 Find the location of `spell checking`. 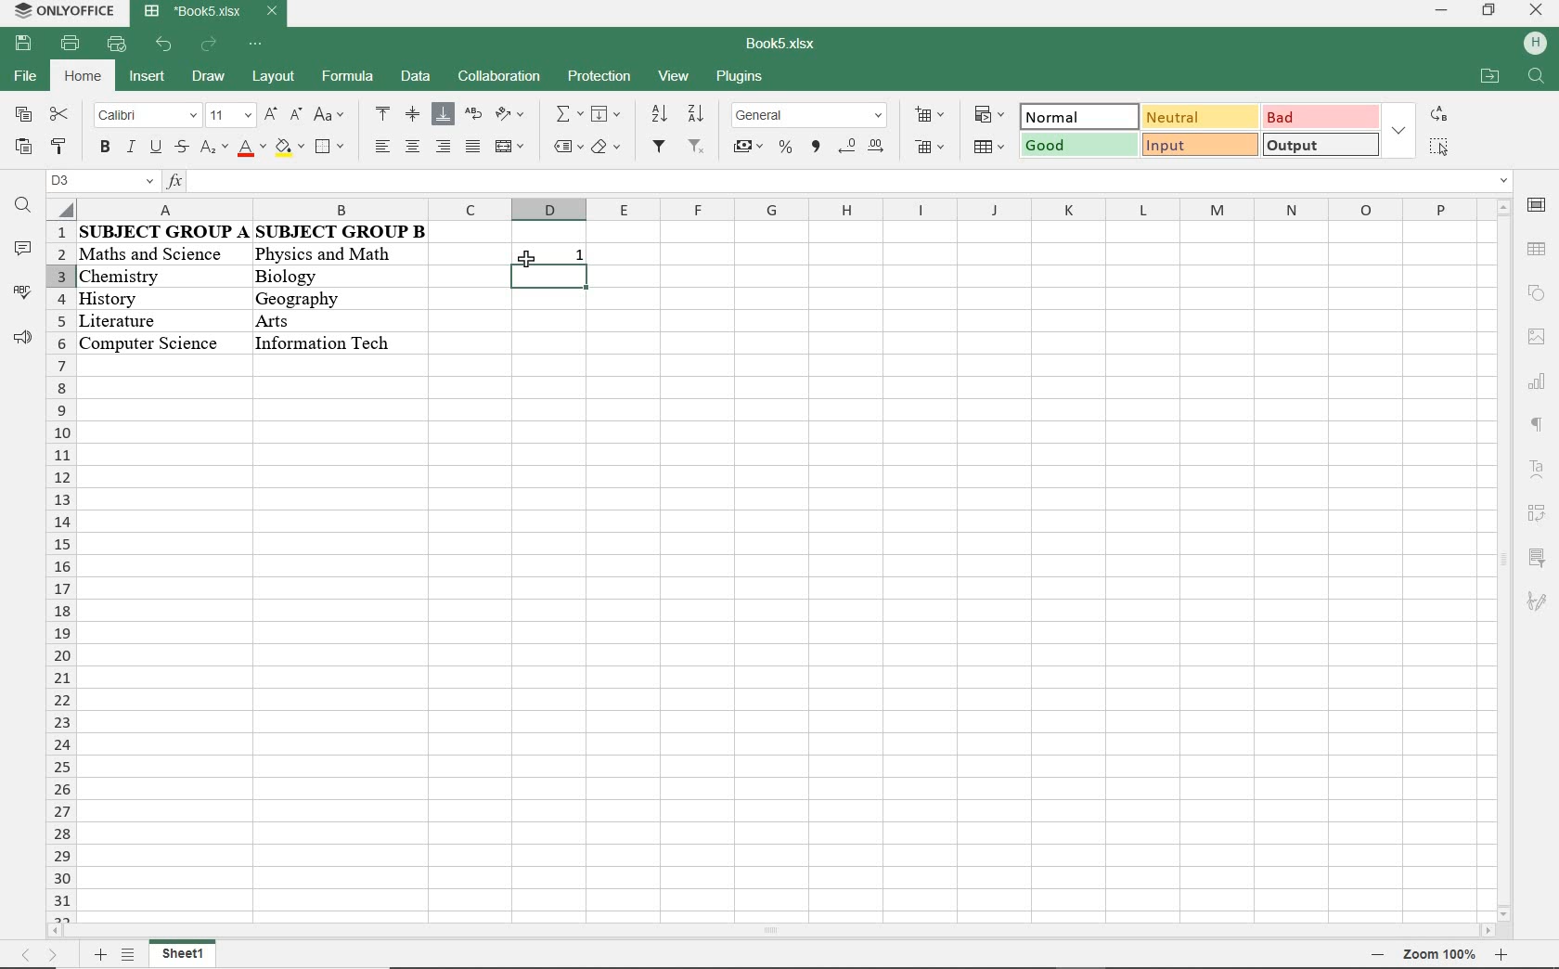

spell checking is located at coordinates (21, 292).